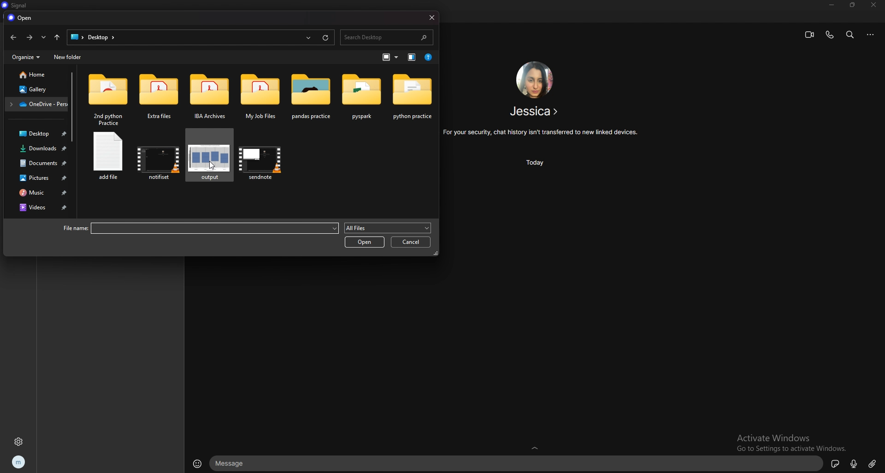 Image resolution: width=885 pixels, height=473 pixels. I want to click on videos, so click(41, 207).